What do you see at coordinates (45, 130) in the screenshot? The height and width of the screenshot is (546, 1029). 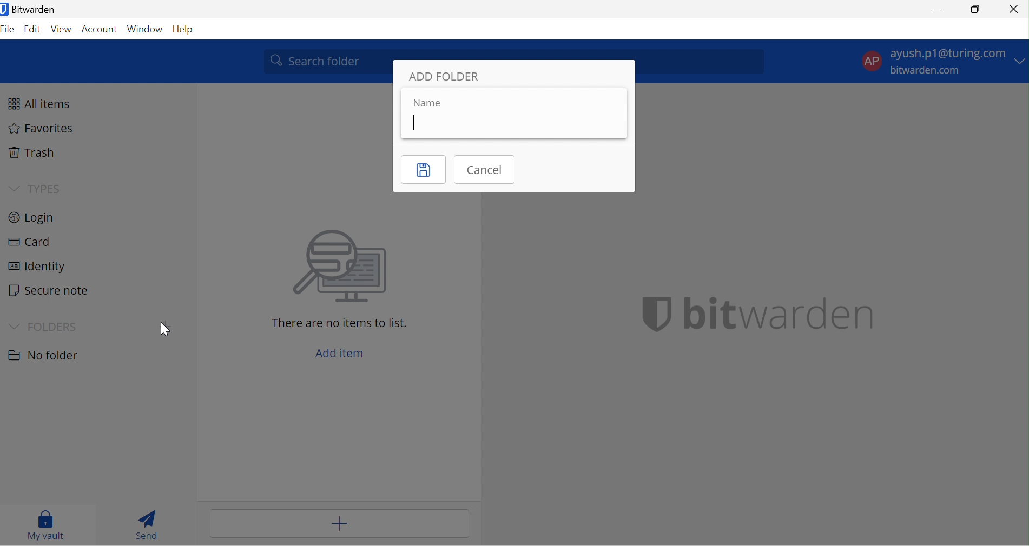 I see `Favorites` at bounding box center [45, 130].